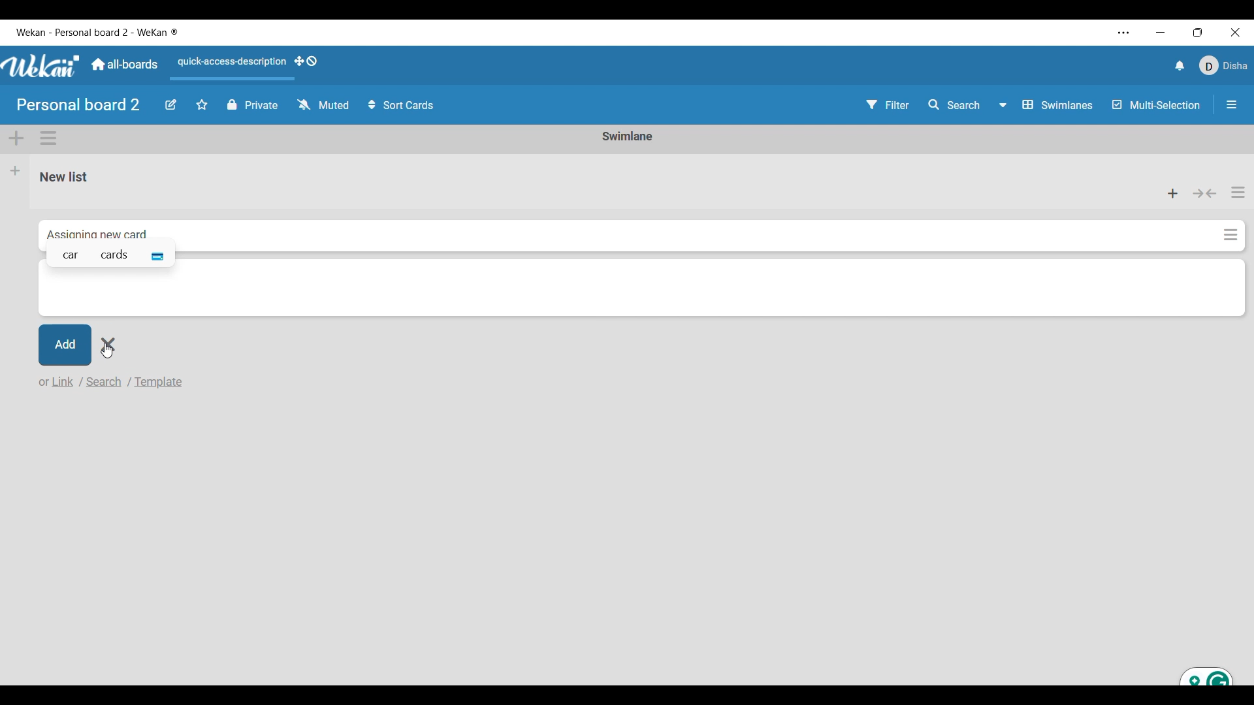 The height and width of the screenshot is (705, 1254). Describe the element at coordinates (172, 105) in the screenshot. I see `Edit` at that location.